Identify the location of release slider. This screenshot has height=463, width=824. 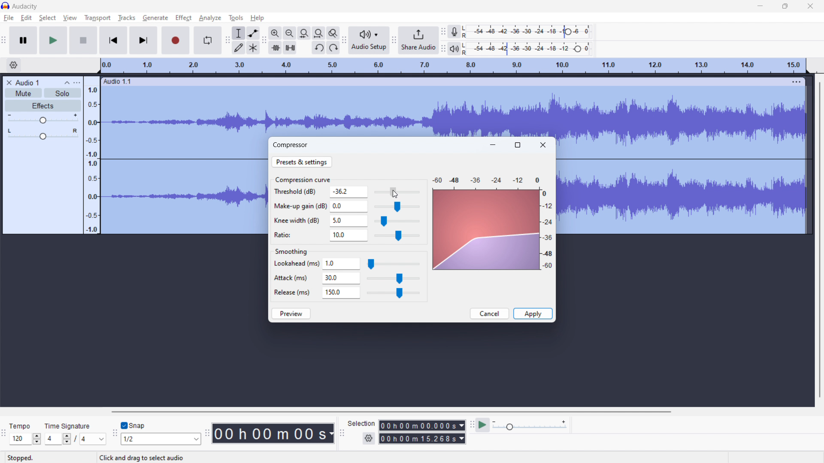
(393, 293).